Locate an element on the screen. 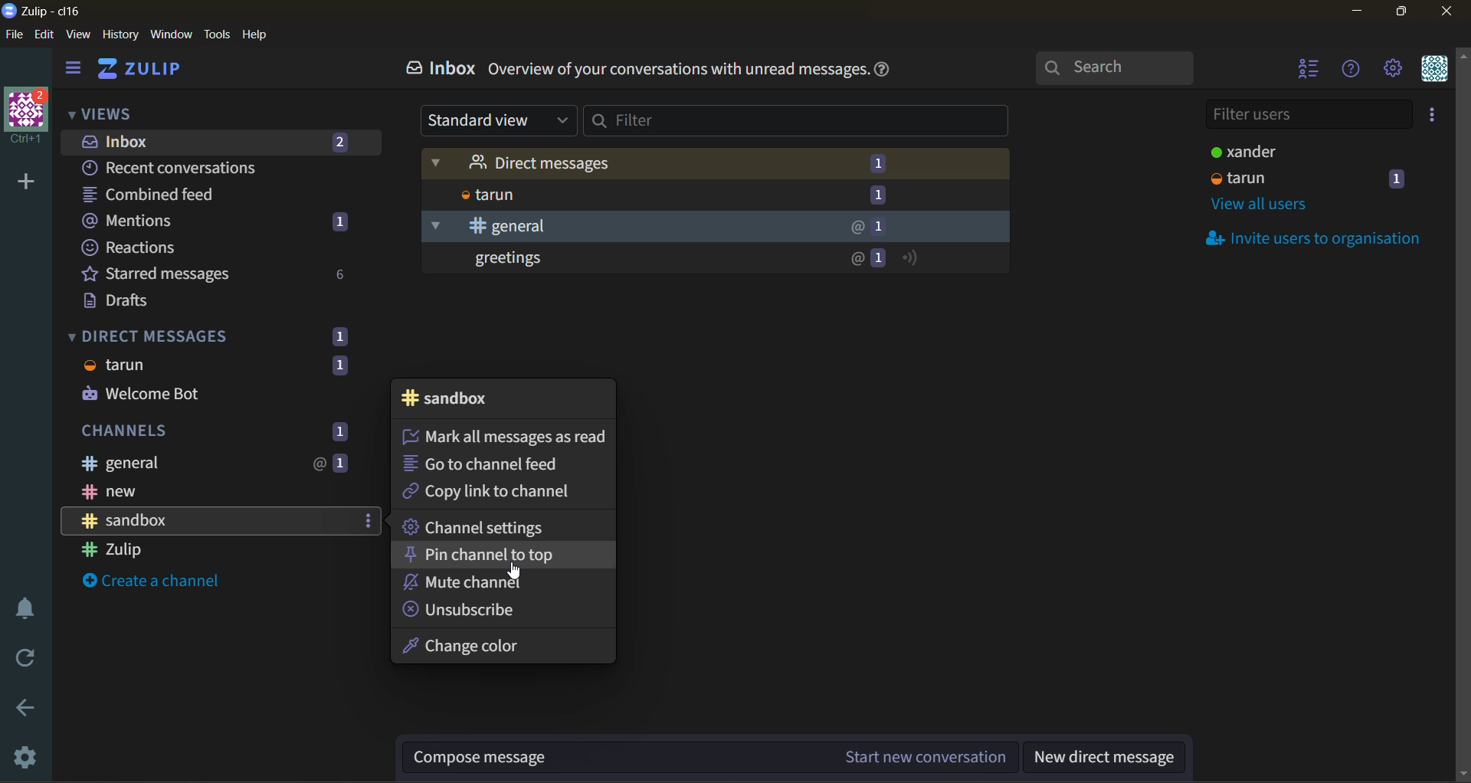  pin channel to top is located at coordinates (490, 555).